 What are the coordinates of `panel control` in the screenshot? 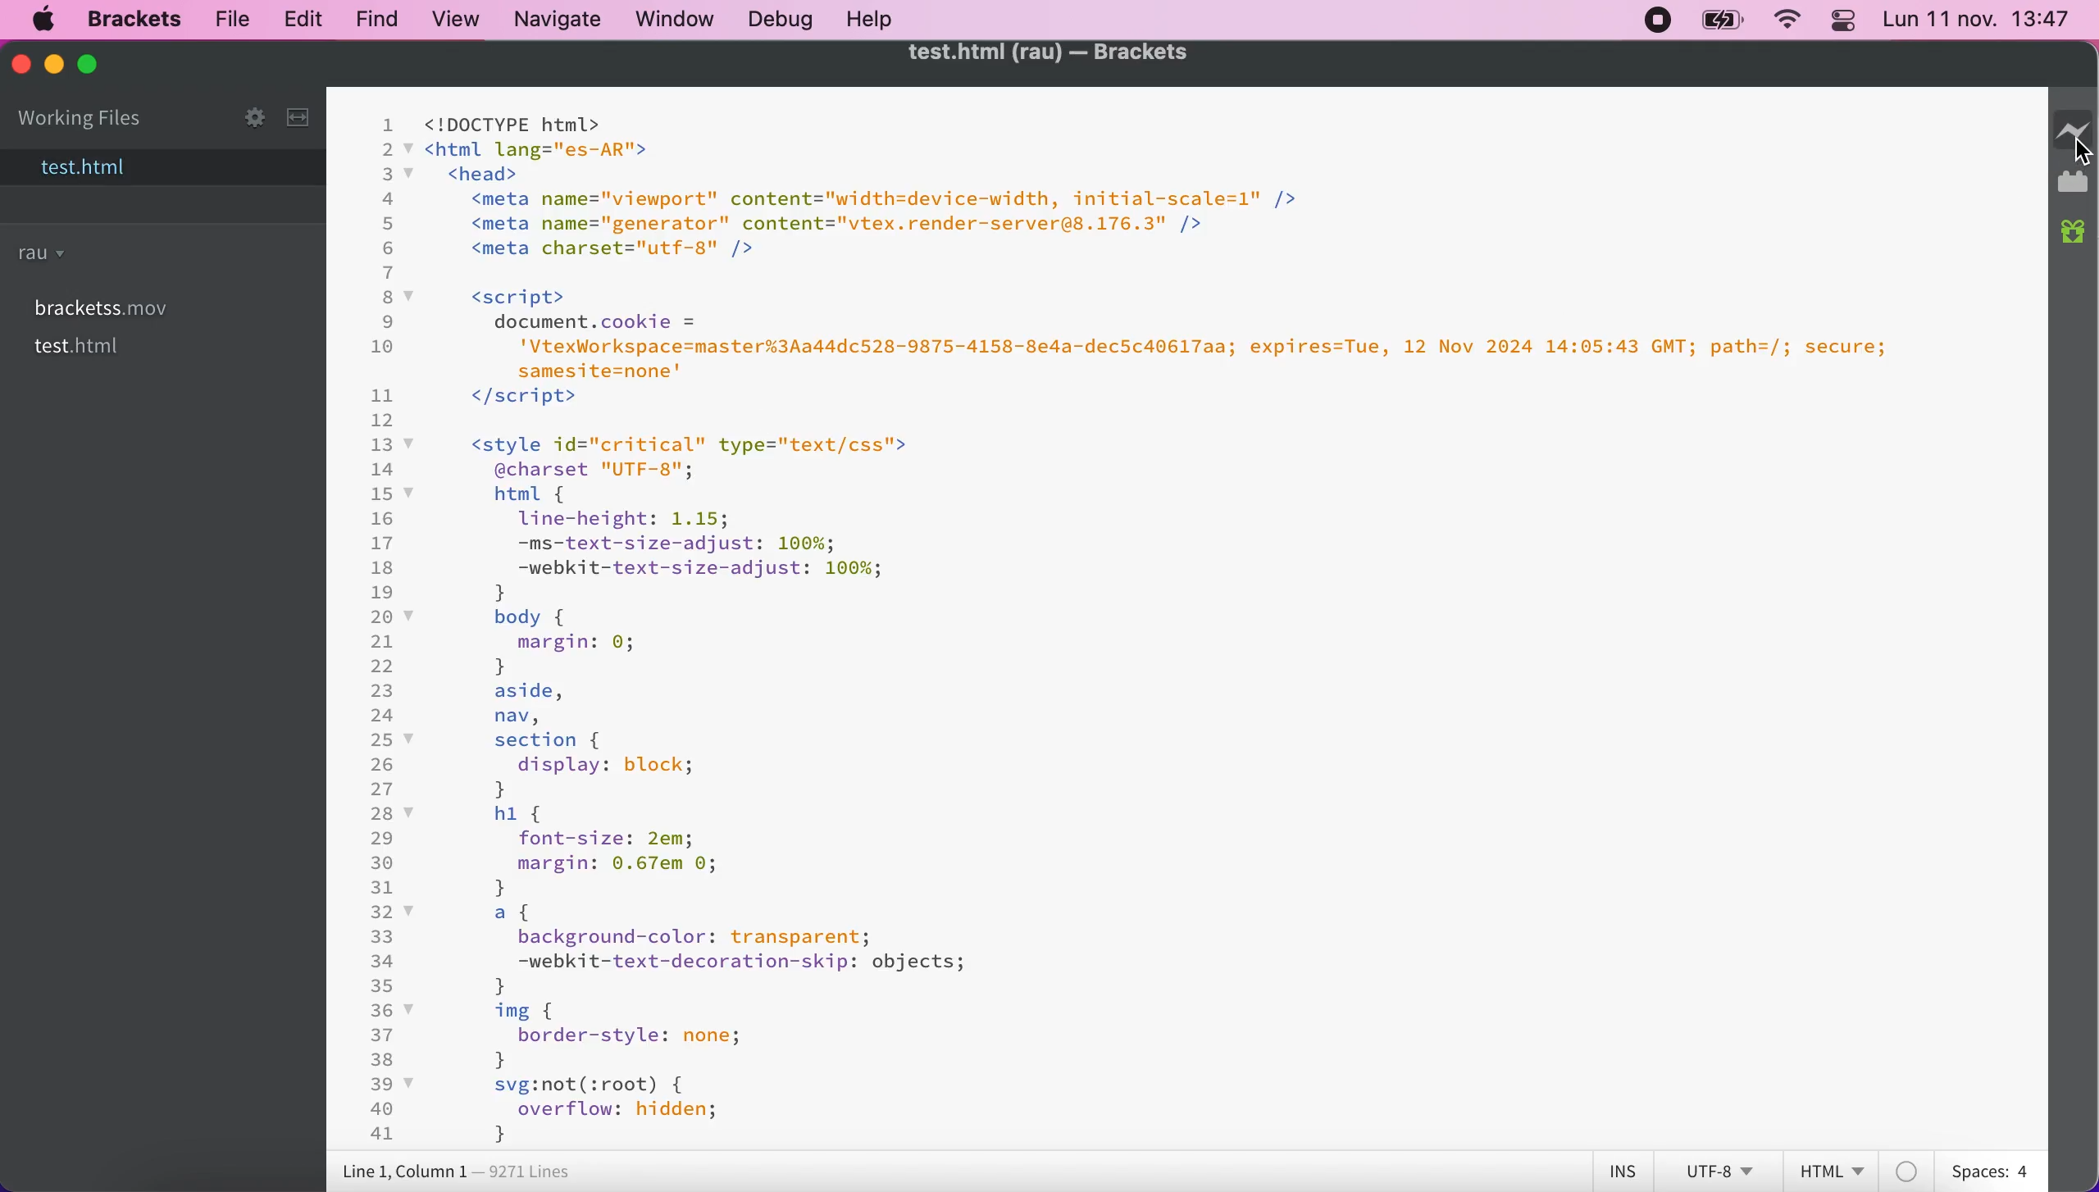 It's located at (1842, 20).